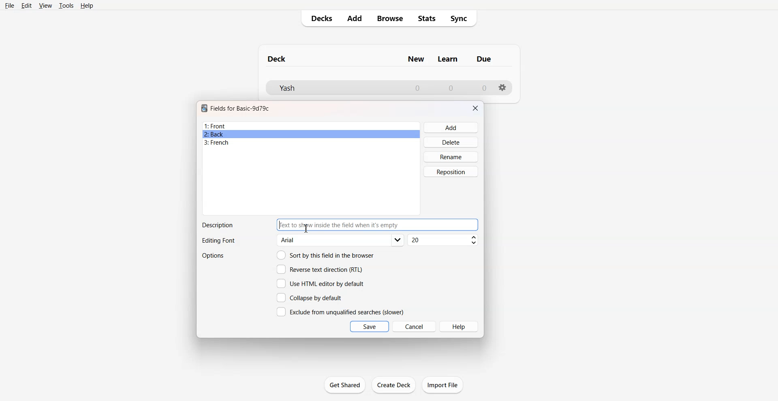 The width and height of the screenshot is (778, 401). Describe the element at coordinates (416, 59) in the screenshot. I see `Column name` at that location.